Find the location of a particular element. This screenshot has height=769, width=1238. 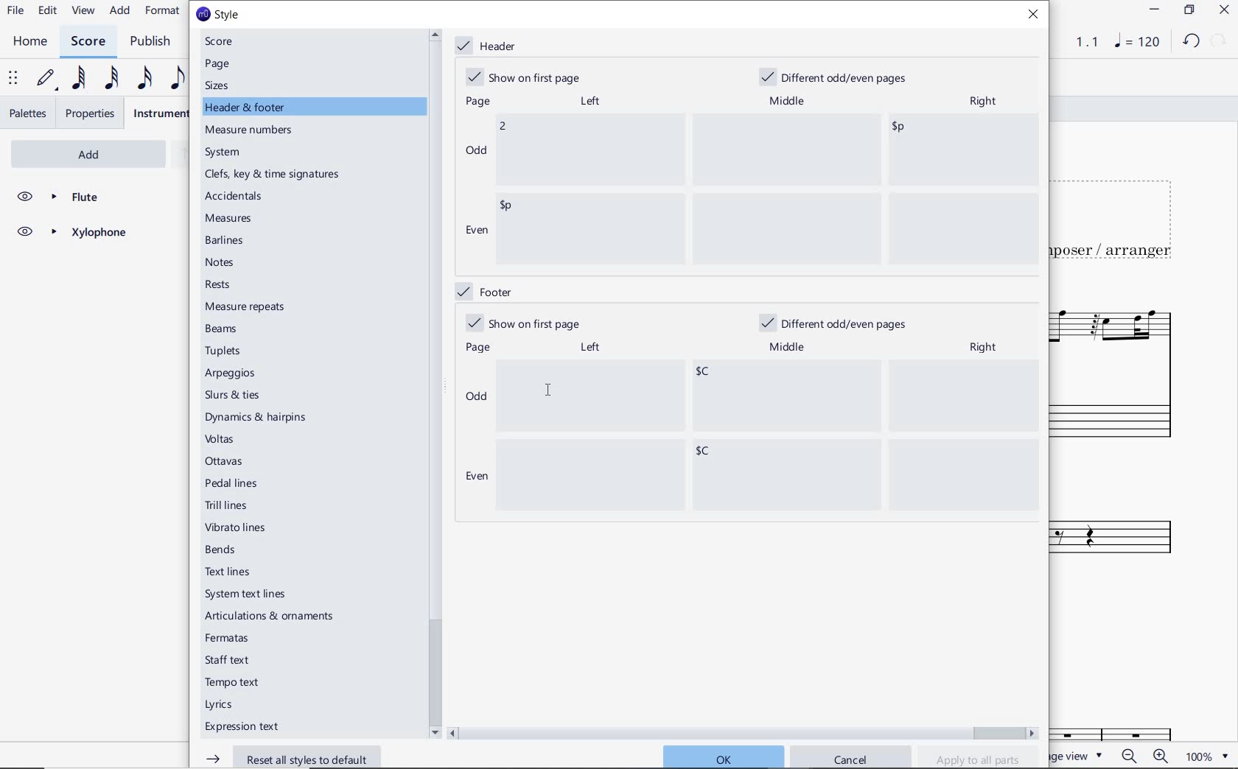

clefs, key & time signatures is located at coordinates (276, 175).